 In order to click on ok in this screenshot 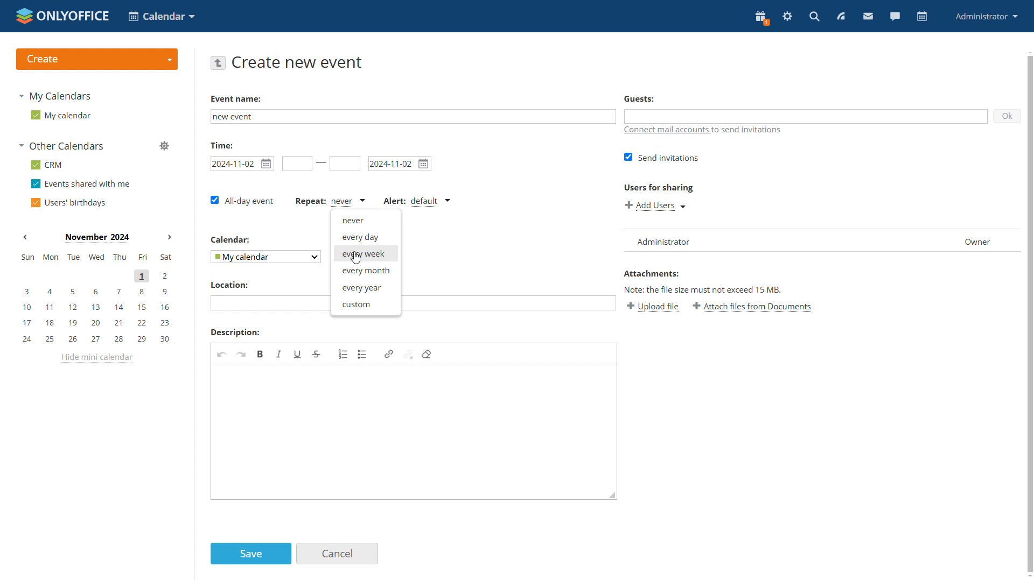, I will do `click(1008, 115)`.